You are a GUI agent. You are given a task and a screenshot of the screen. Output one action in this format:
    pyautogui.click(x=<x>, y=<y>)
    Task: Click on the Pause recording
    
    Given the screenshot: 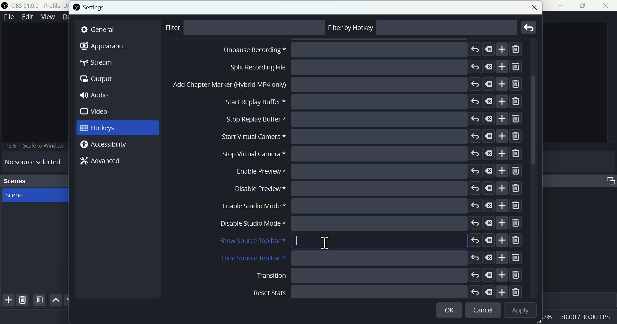 What is the action you would take?
    pyautogui.click(x=369, y=102)
    